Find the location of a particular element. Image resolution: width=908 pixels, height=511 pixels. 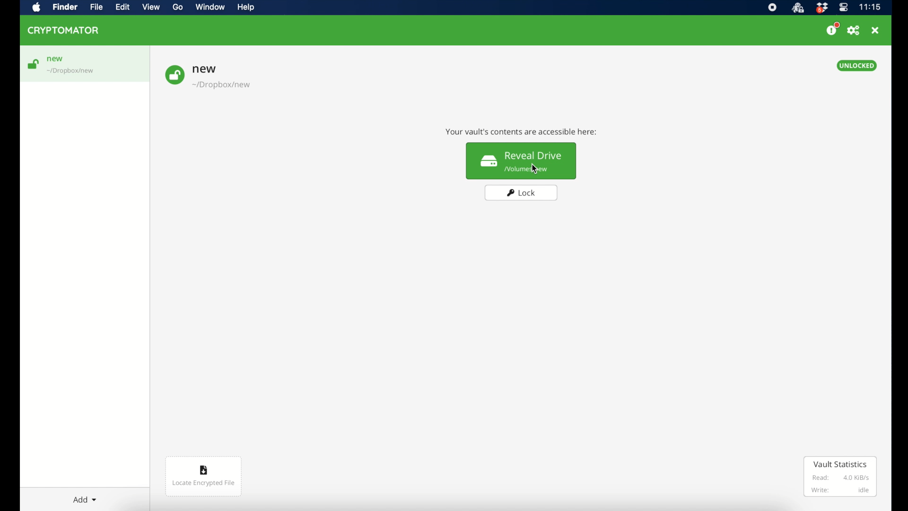

control center is located at coordinates (844, 8).